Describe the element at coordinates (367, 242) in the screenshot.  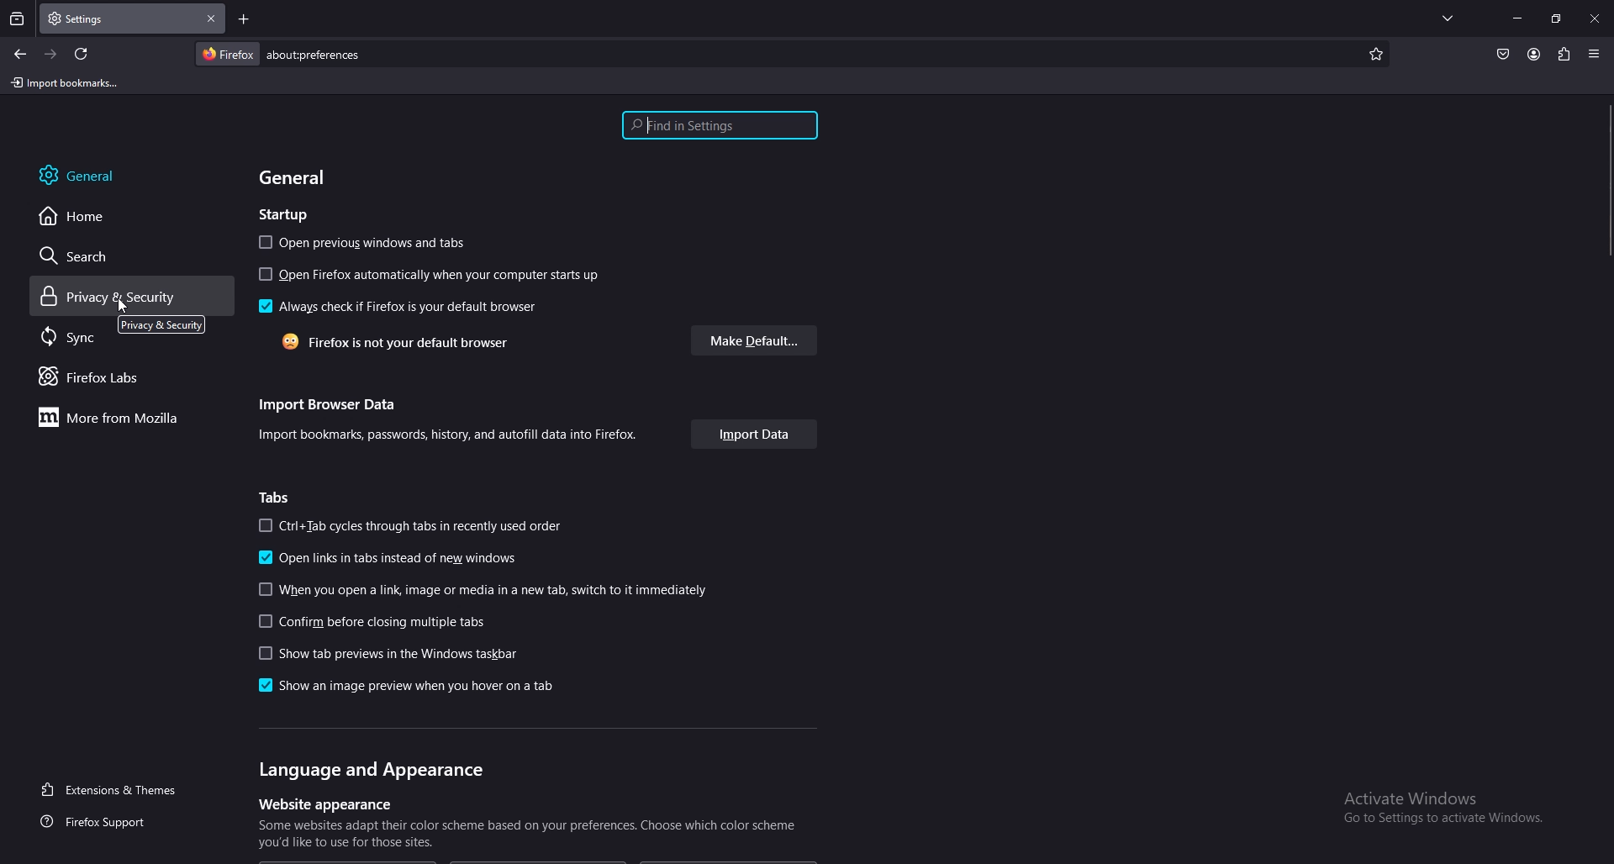
I see `open previous windows and tabs` at that location.